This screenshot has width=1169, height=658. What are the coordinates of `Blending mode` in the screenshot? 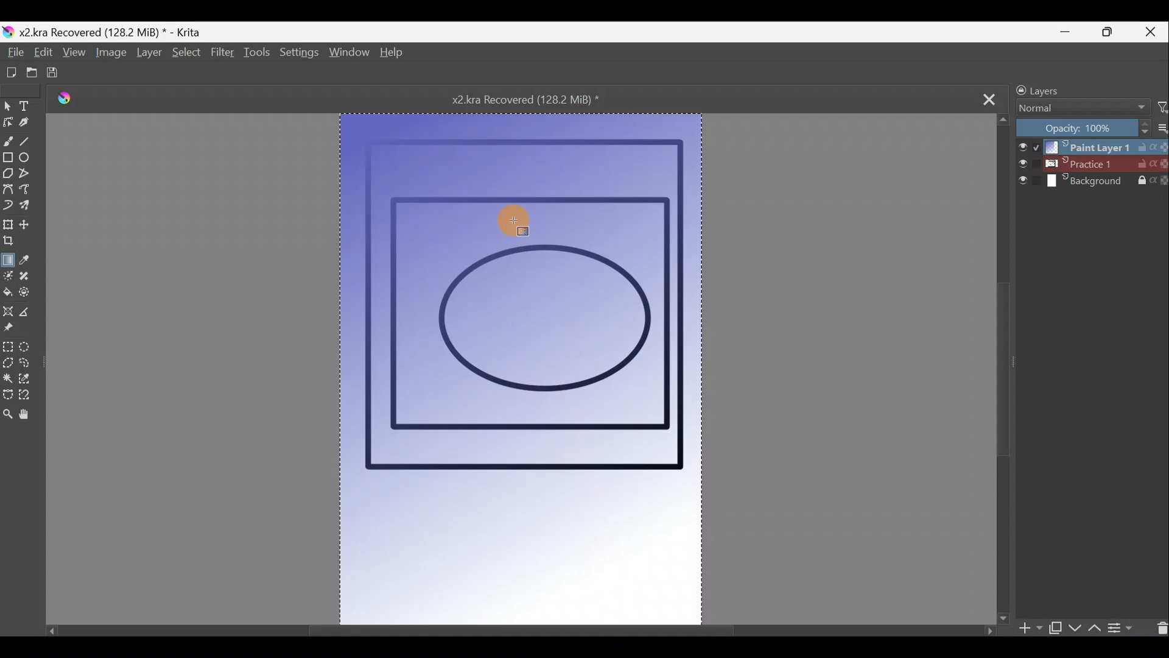 It's located at (1078, 109).